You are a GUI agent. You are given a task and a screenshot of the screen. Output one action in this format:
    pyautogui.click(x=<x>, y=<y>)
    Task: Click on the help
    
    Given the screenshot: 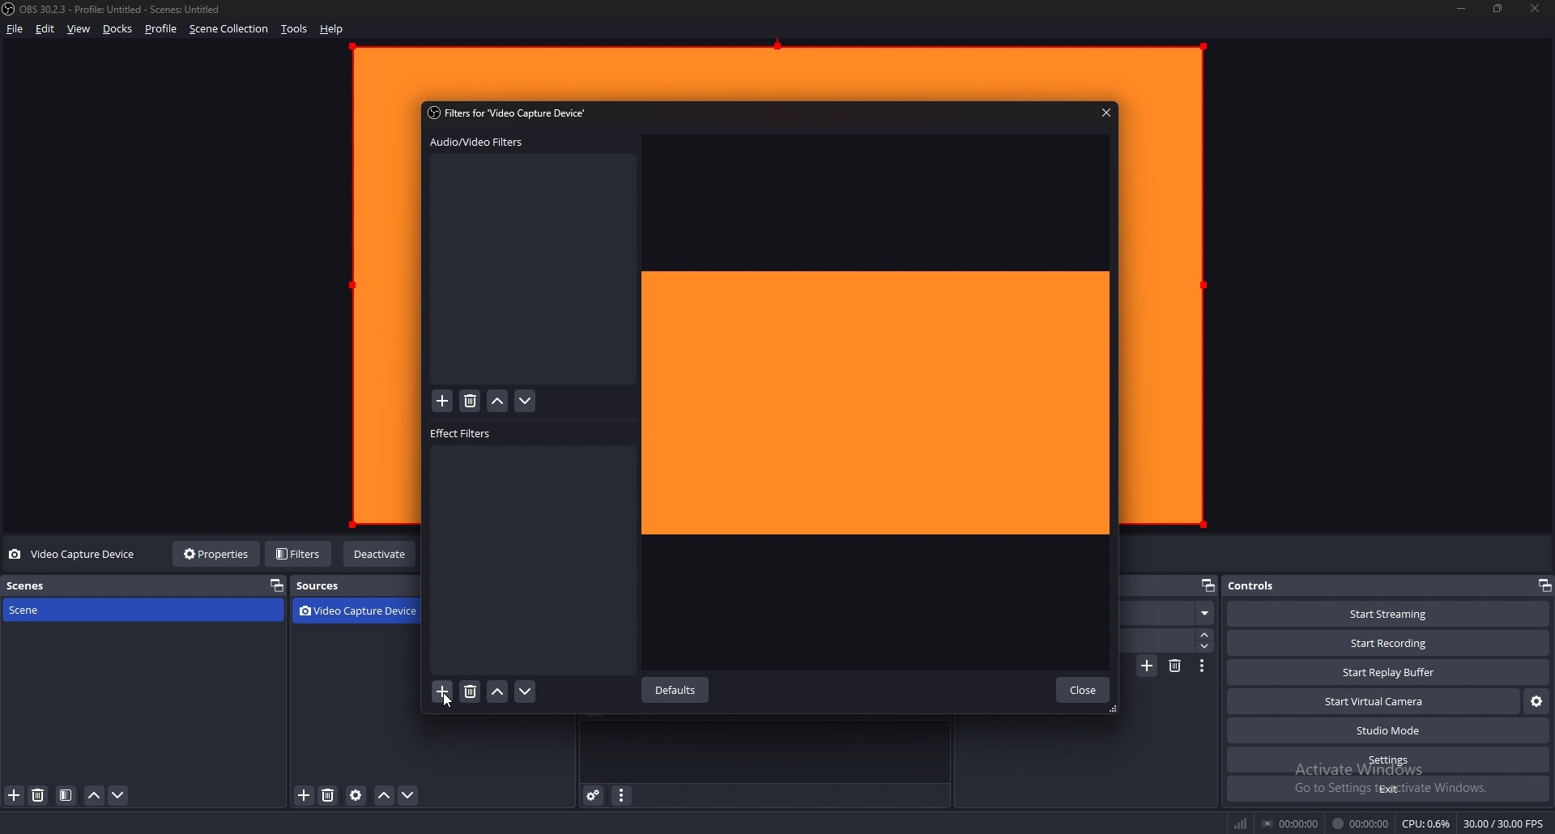 What is the action you would take?
    pyautogui.click(x=332, y=29)
    